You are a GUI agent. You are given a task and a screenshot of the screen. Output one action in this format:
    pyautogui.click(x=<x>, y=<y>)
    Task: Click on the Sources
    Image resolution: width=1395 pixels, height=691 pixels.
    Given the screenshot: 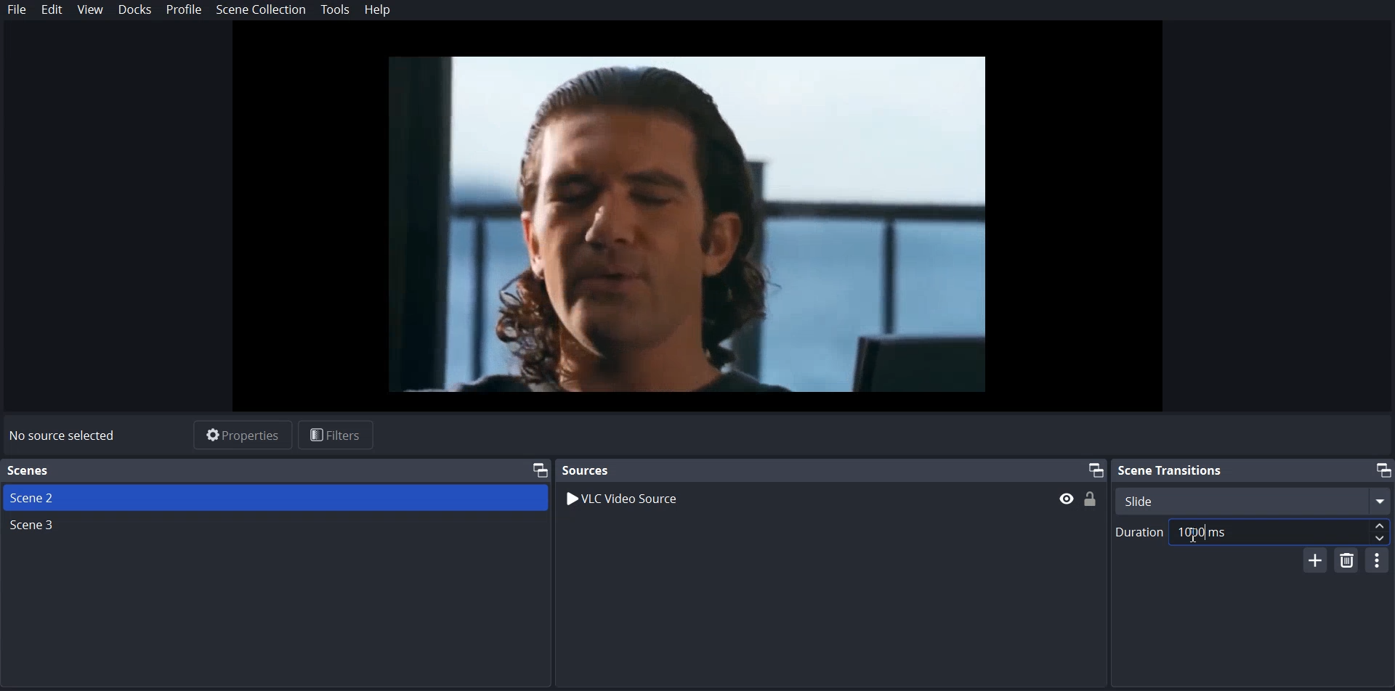 What is the action you would take?
    pyautogui.click(x=830, y=470)
    